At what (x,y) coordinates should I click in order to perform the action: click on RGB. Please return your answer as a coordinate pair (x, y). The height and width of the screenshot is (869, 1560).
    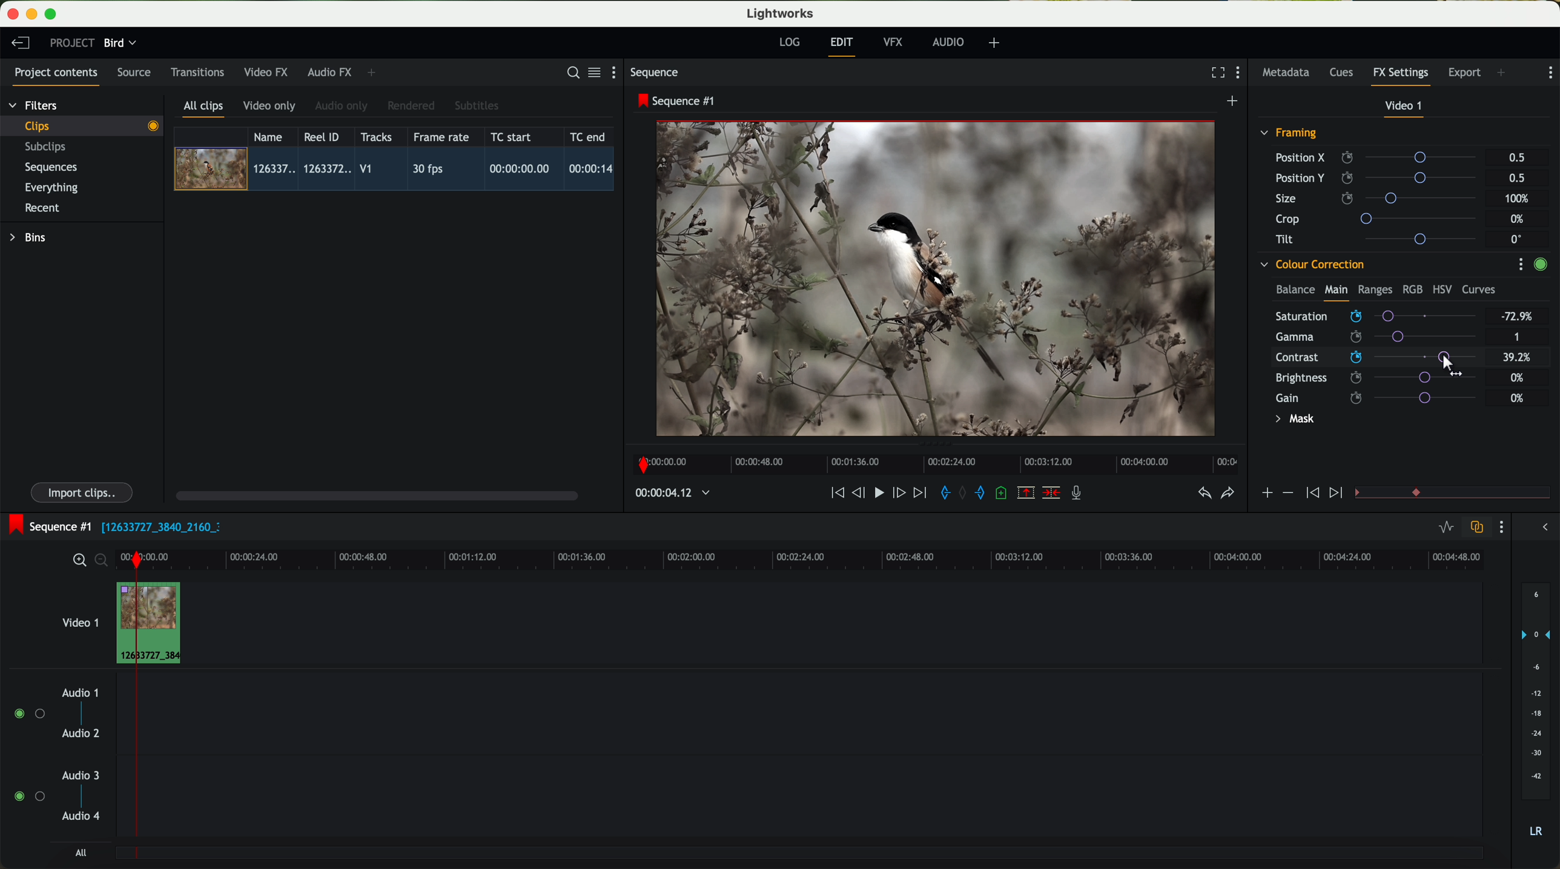
    Looking at the image, I should click on (1412, 288).